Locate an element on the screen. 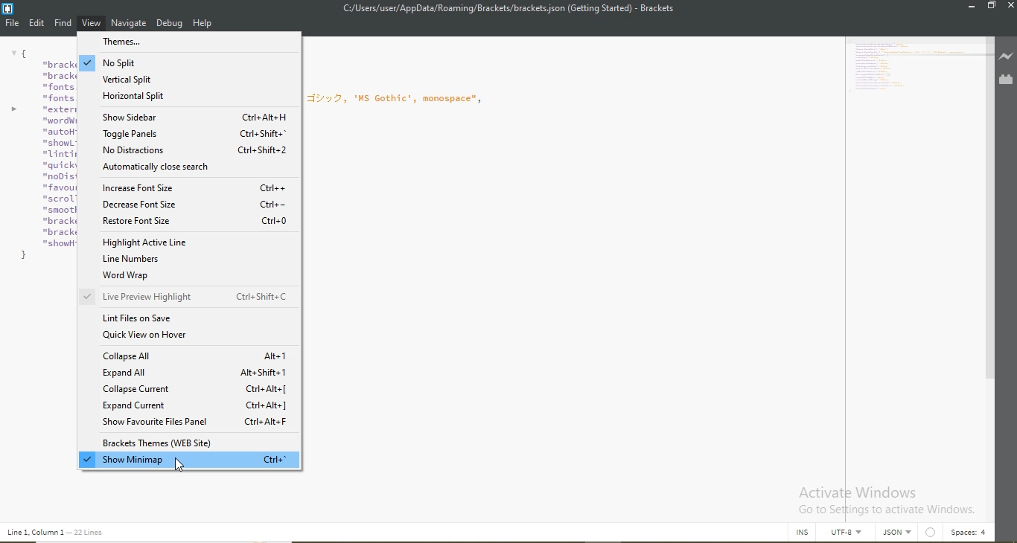  highlight active line is located at coordinates (189, 244).